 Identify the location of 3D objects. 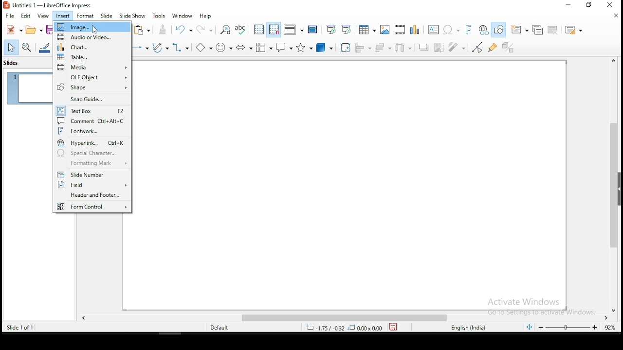
(325, 46).